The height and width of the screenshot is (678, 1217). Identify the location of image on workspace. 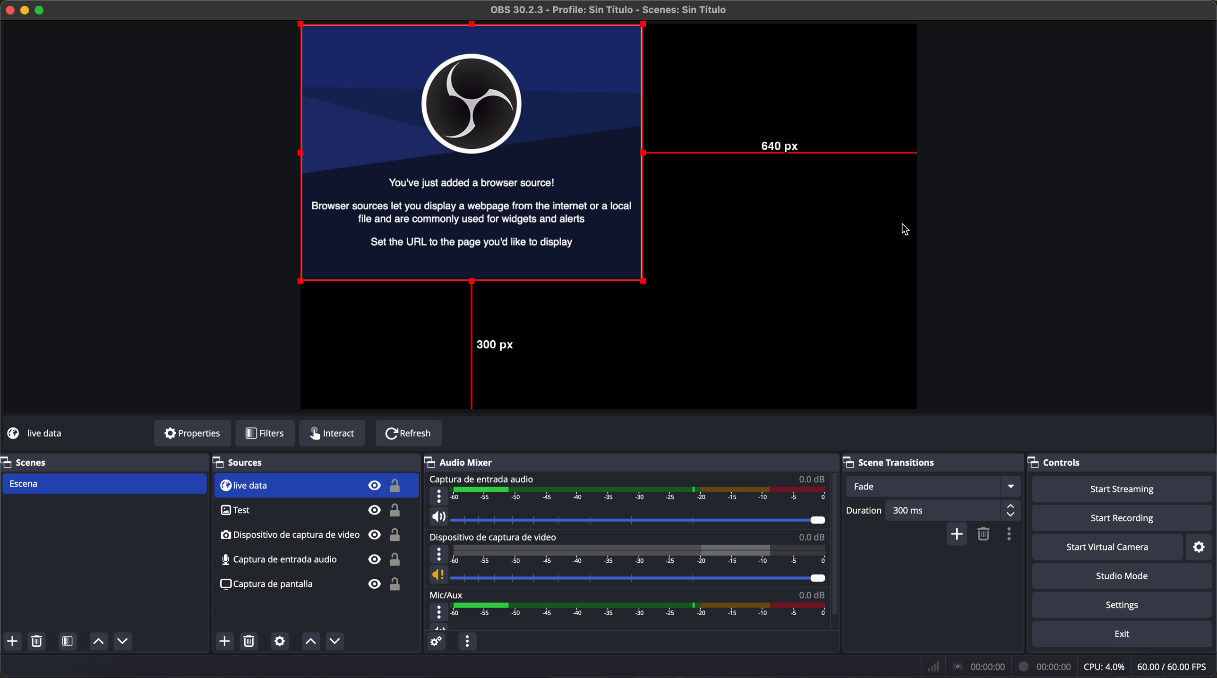
(472, 147).